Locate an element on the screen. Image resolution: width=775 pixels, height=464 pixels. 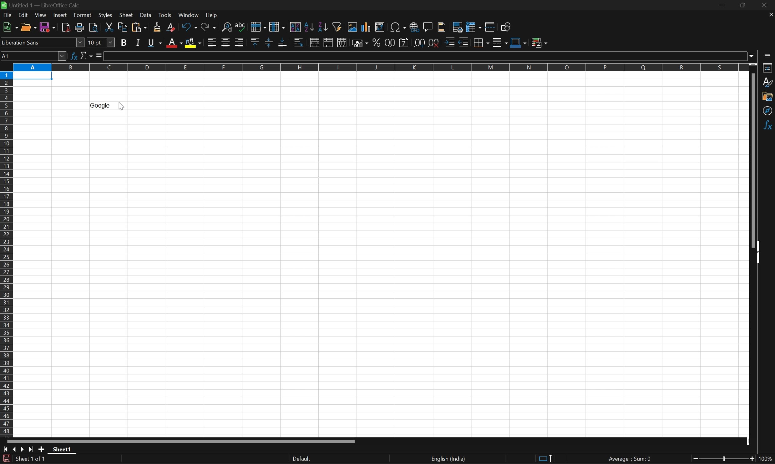
Find and replace is located at coordinates (227, 26).